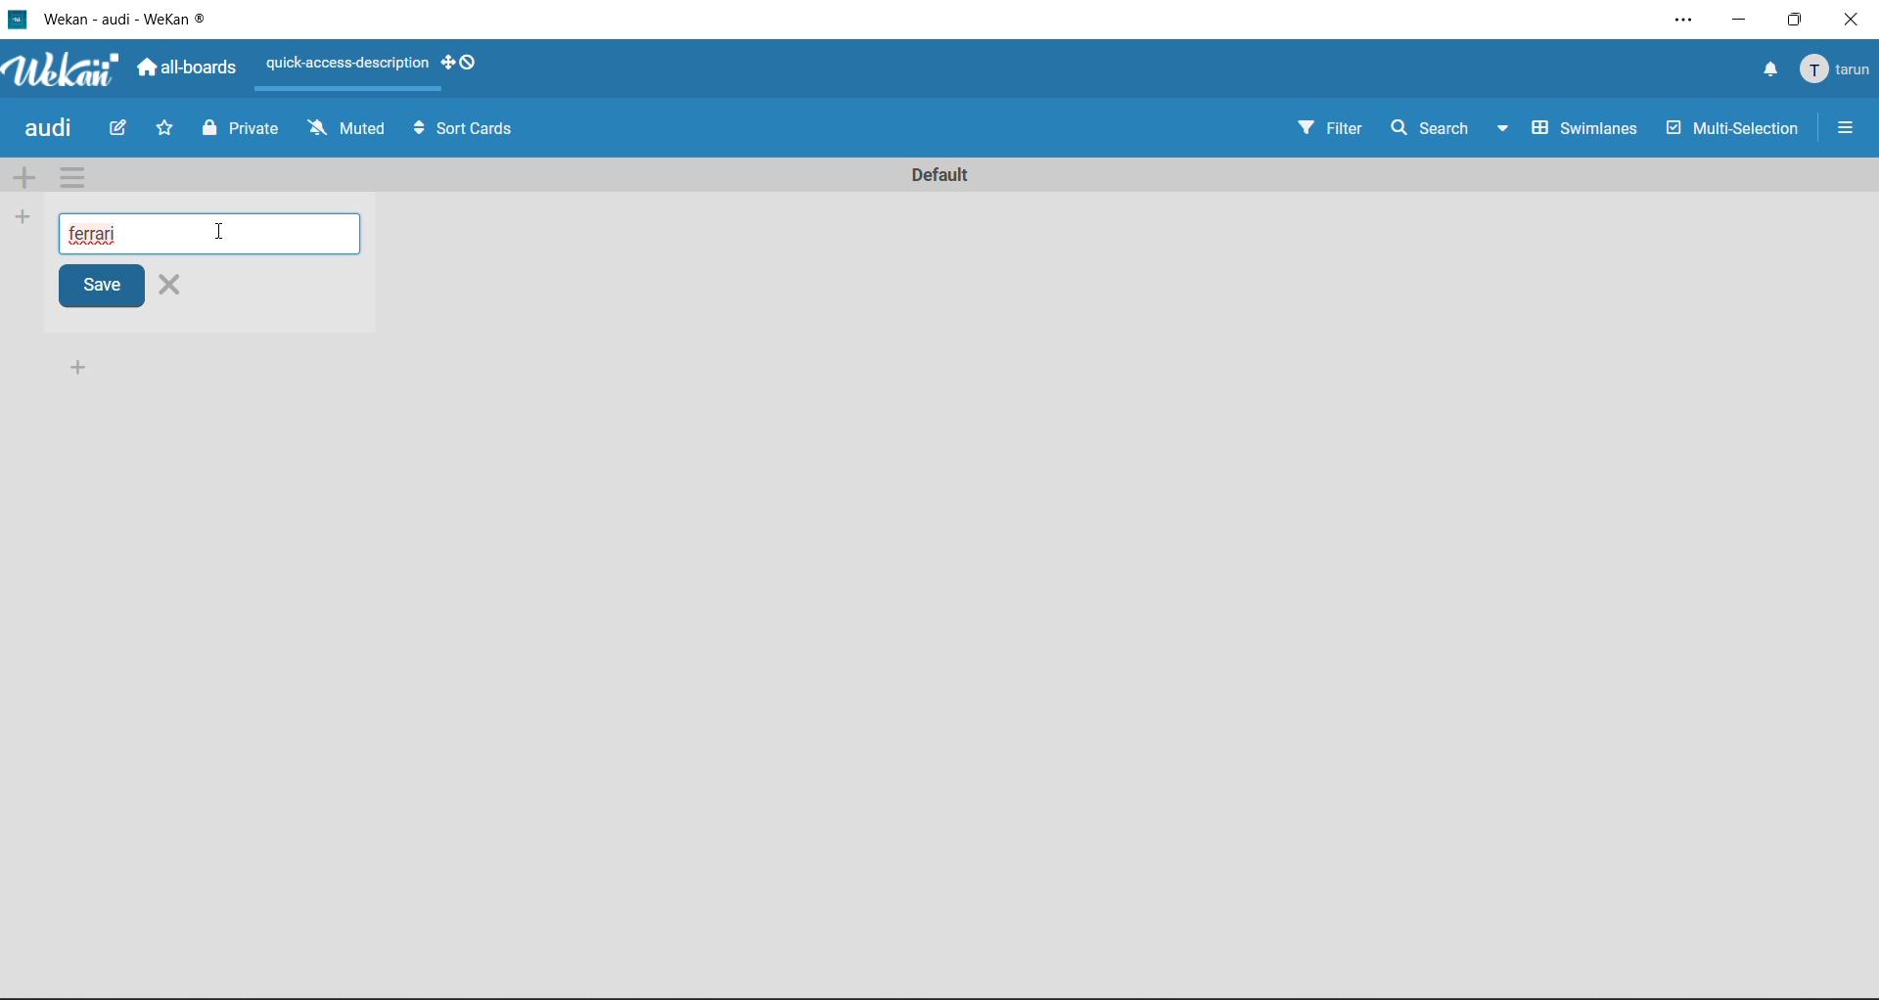  I want to click on swimlane action, so click(70, 176).